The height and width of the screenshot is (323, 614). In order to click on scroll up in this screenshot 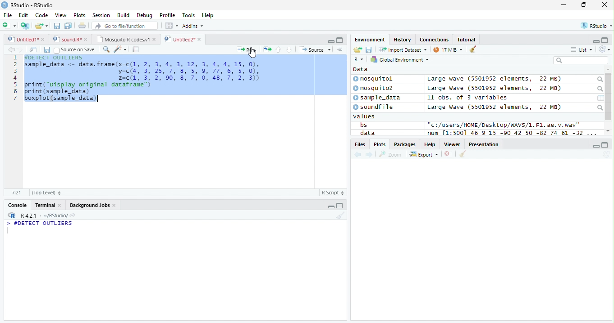, I will do `click(608, 70)`.